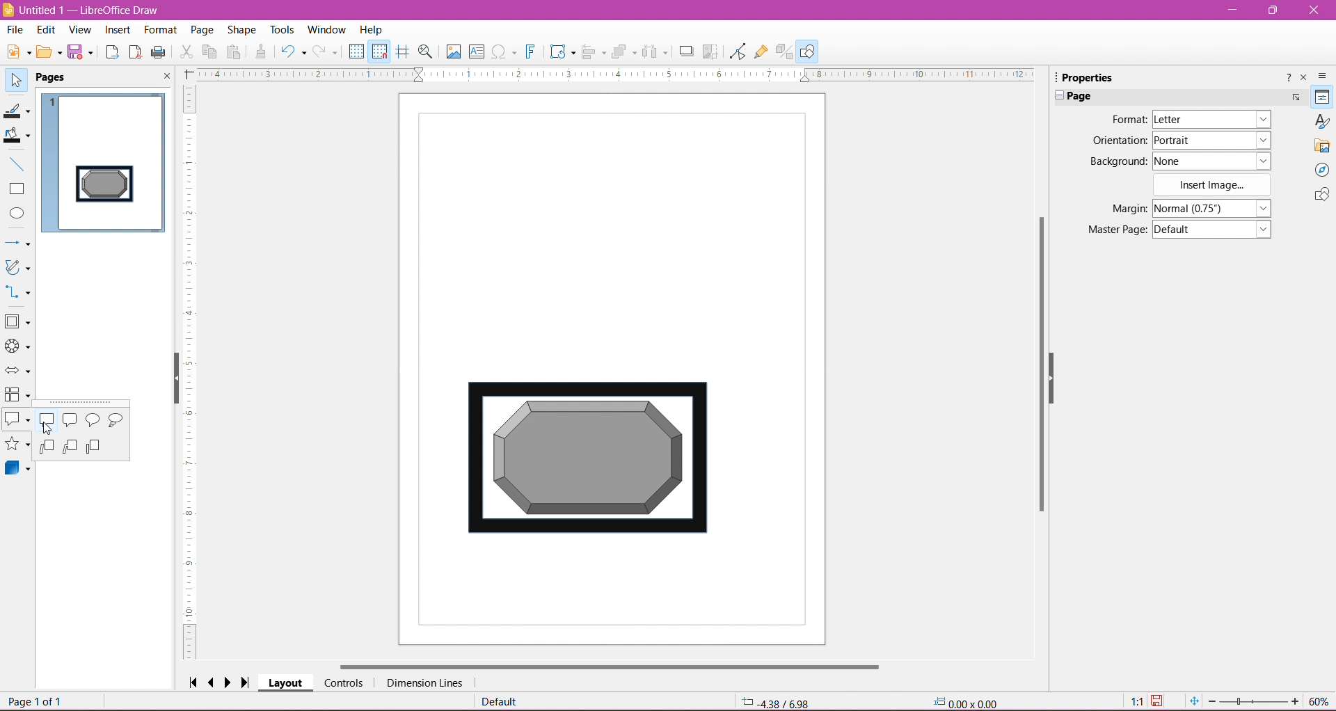  Describe the element at coordinates (477, 51) in the screenshot. I see `Insert Textbox` at that location.